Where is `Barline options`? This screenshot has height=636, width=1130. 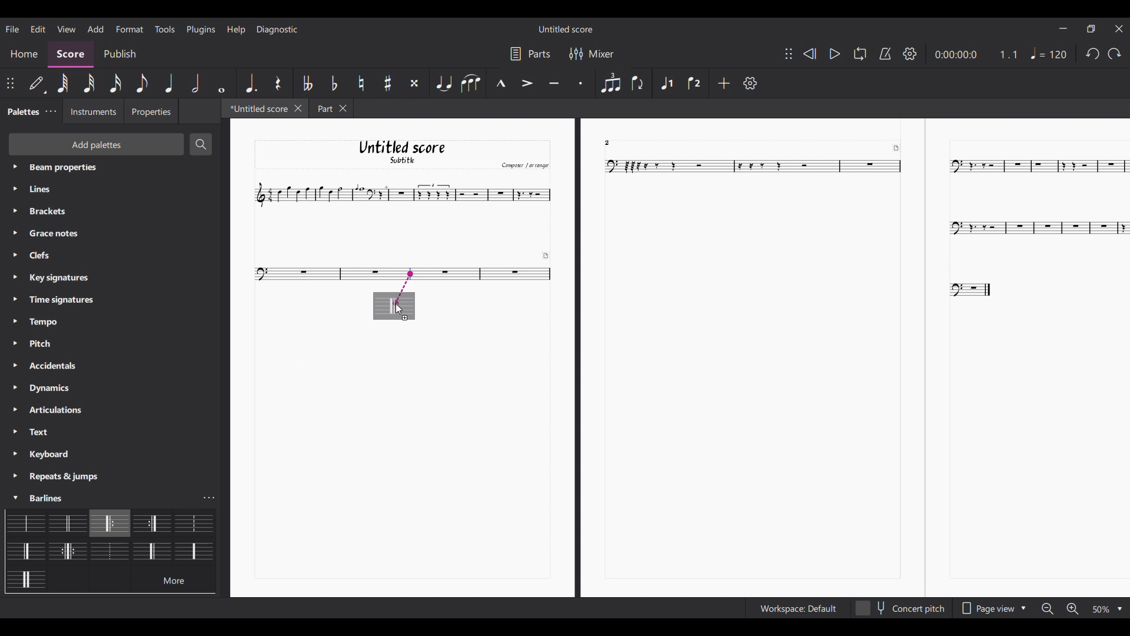 Barline options is located at coordinates (28, 550).